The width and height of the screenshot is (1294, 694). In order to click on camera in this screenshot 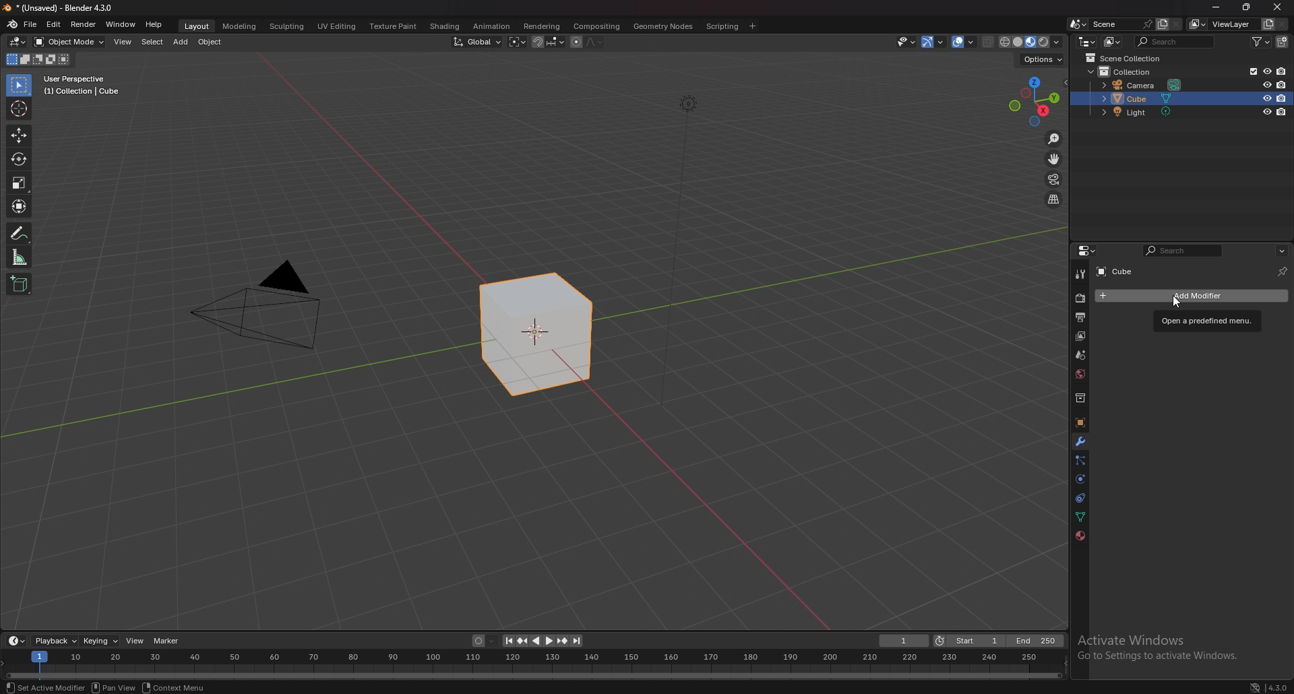, I will do `click(1144, 85)`.